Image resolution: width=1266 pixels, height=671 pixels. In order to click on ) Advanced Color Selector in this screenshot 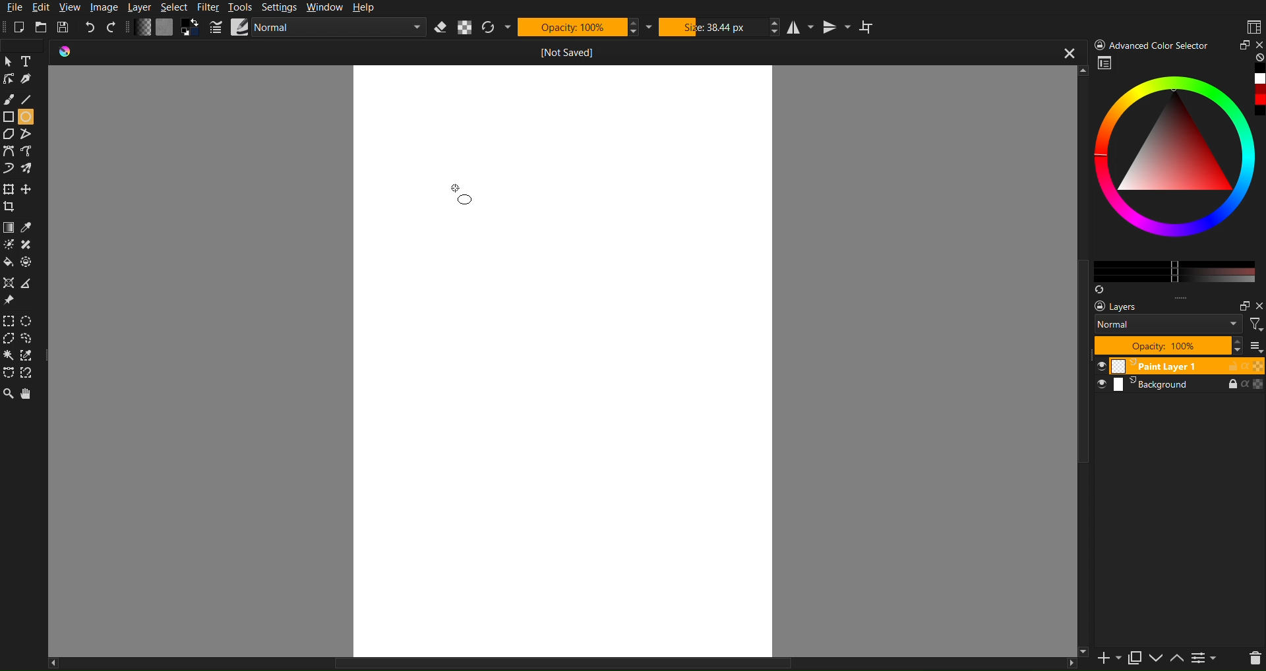, I will do `click(1146, 42)`.